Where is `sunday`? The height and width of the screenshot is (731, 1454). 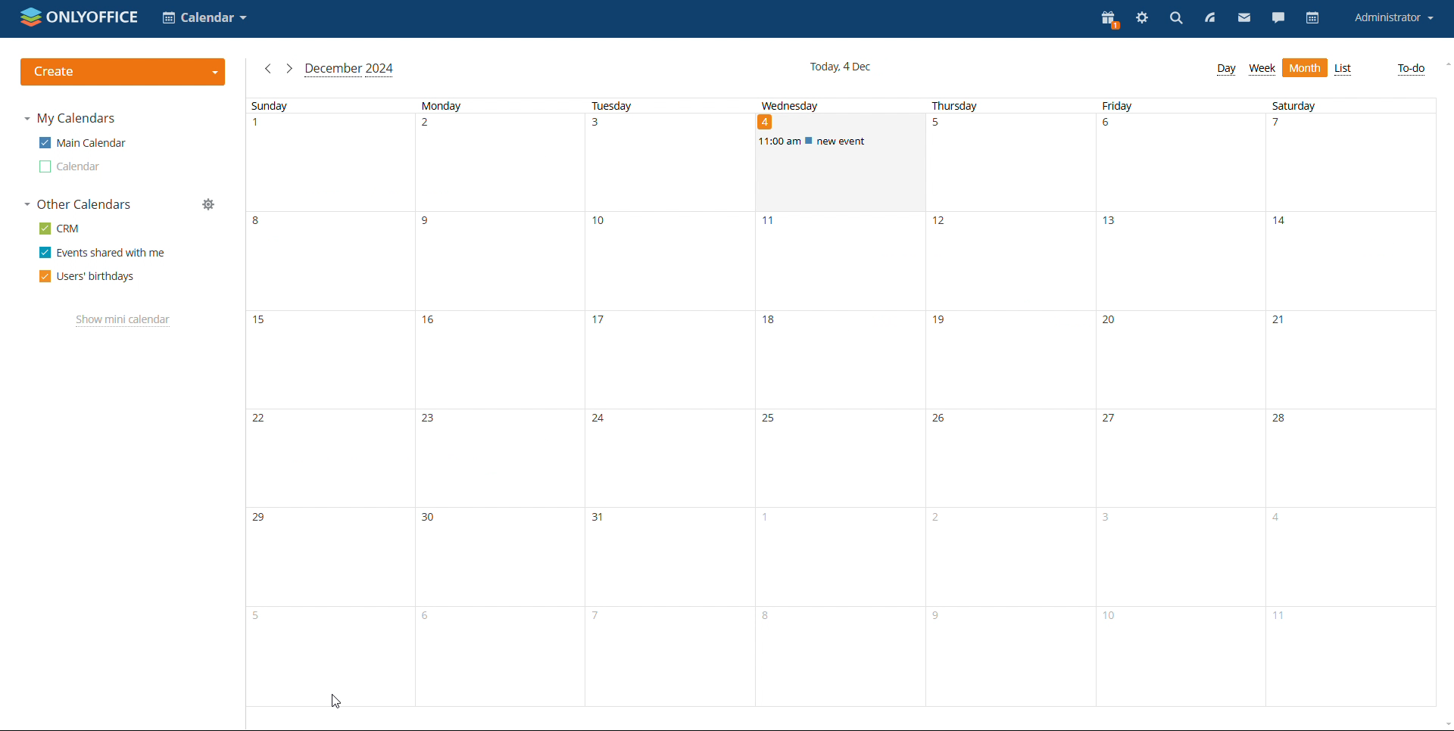 sunday is located at coordinates (328, 403).